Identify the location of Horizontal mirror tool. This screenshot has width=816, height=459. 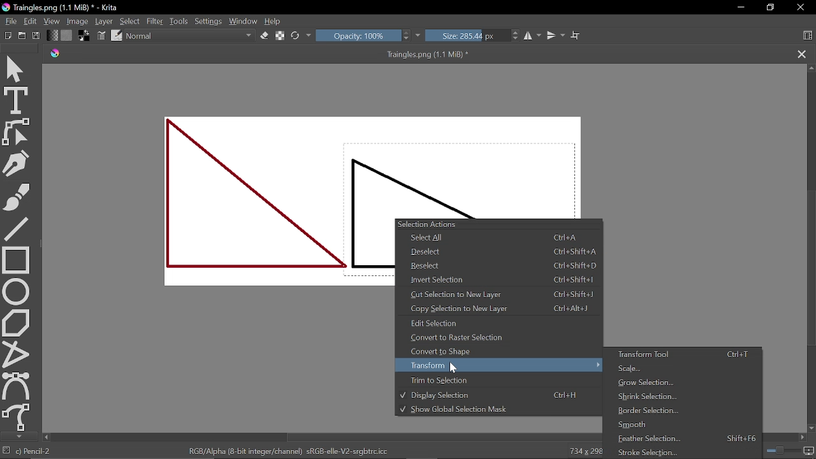
(533, 36).